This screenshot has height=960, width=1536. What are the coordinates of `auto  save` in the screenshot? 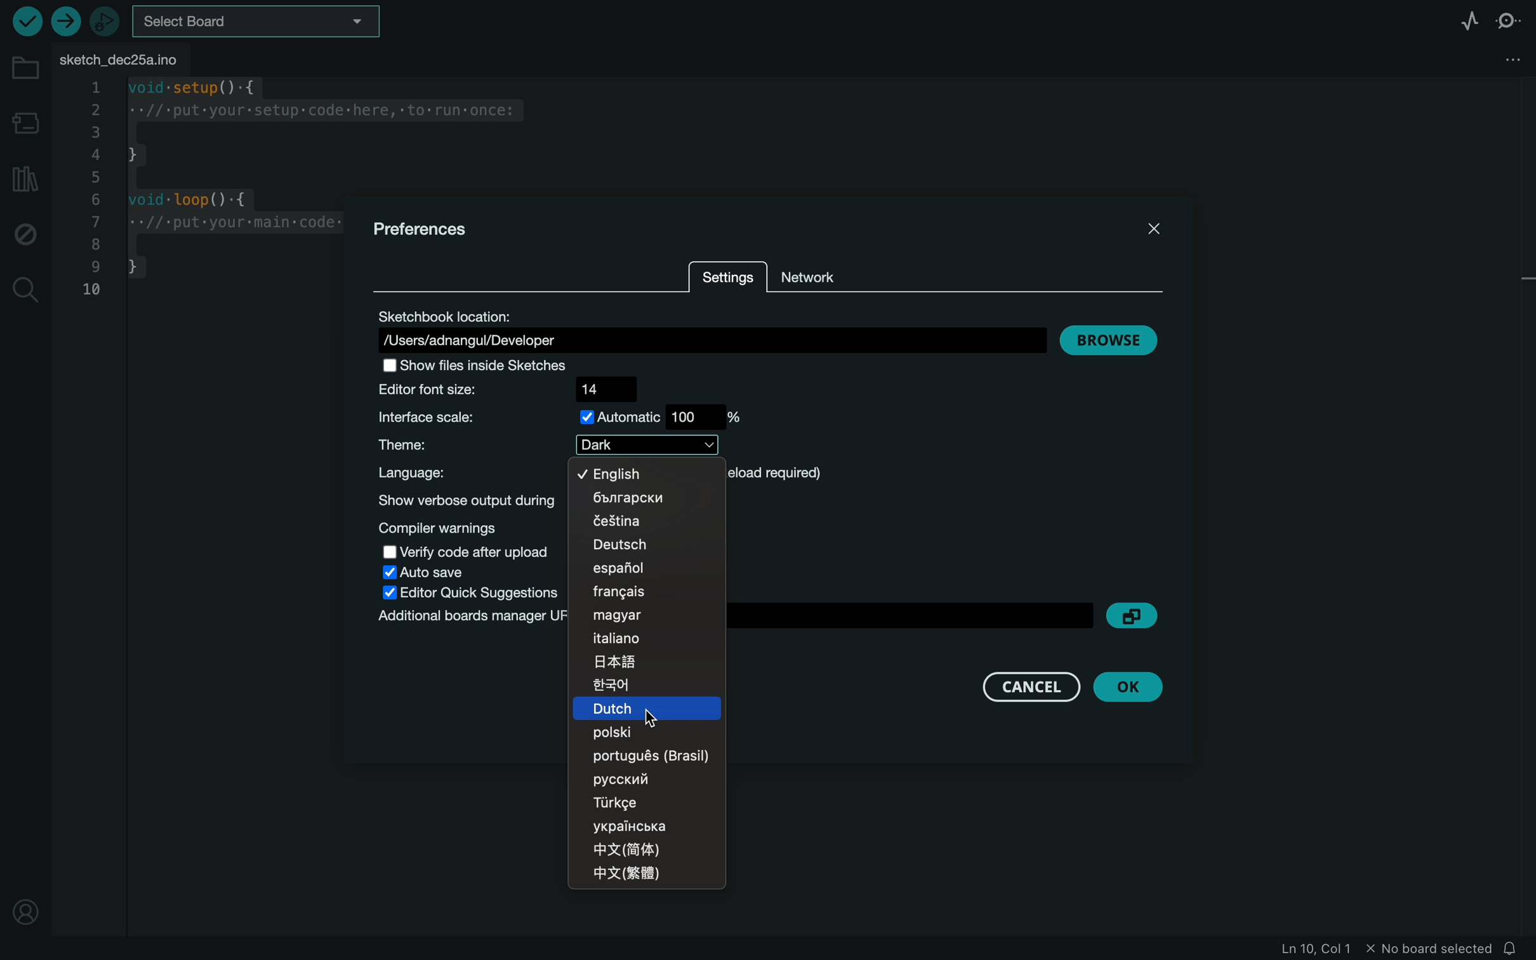 It's located at (425, 572).